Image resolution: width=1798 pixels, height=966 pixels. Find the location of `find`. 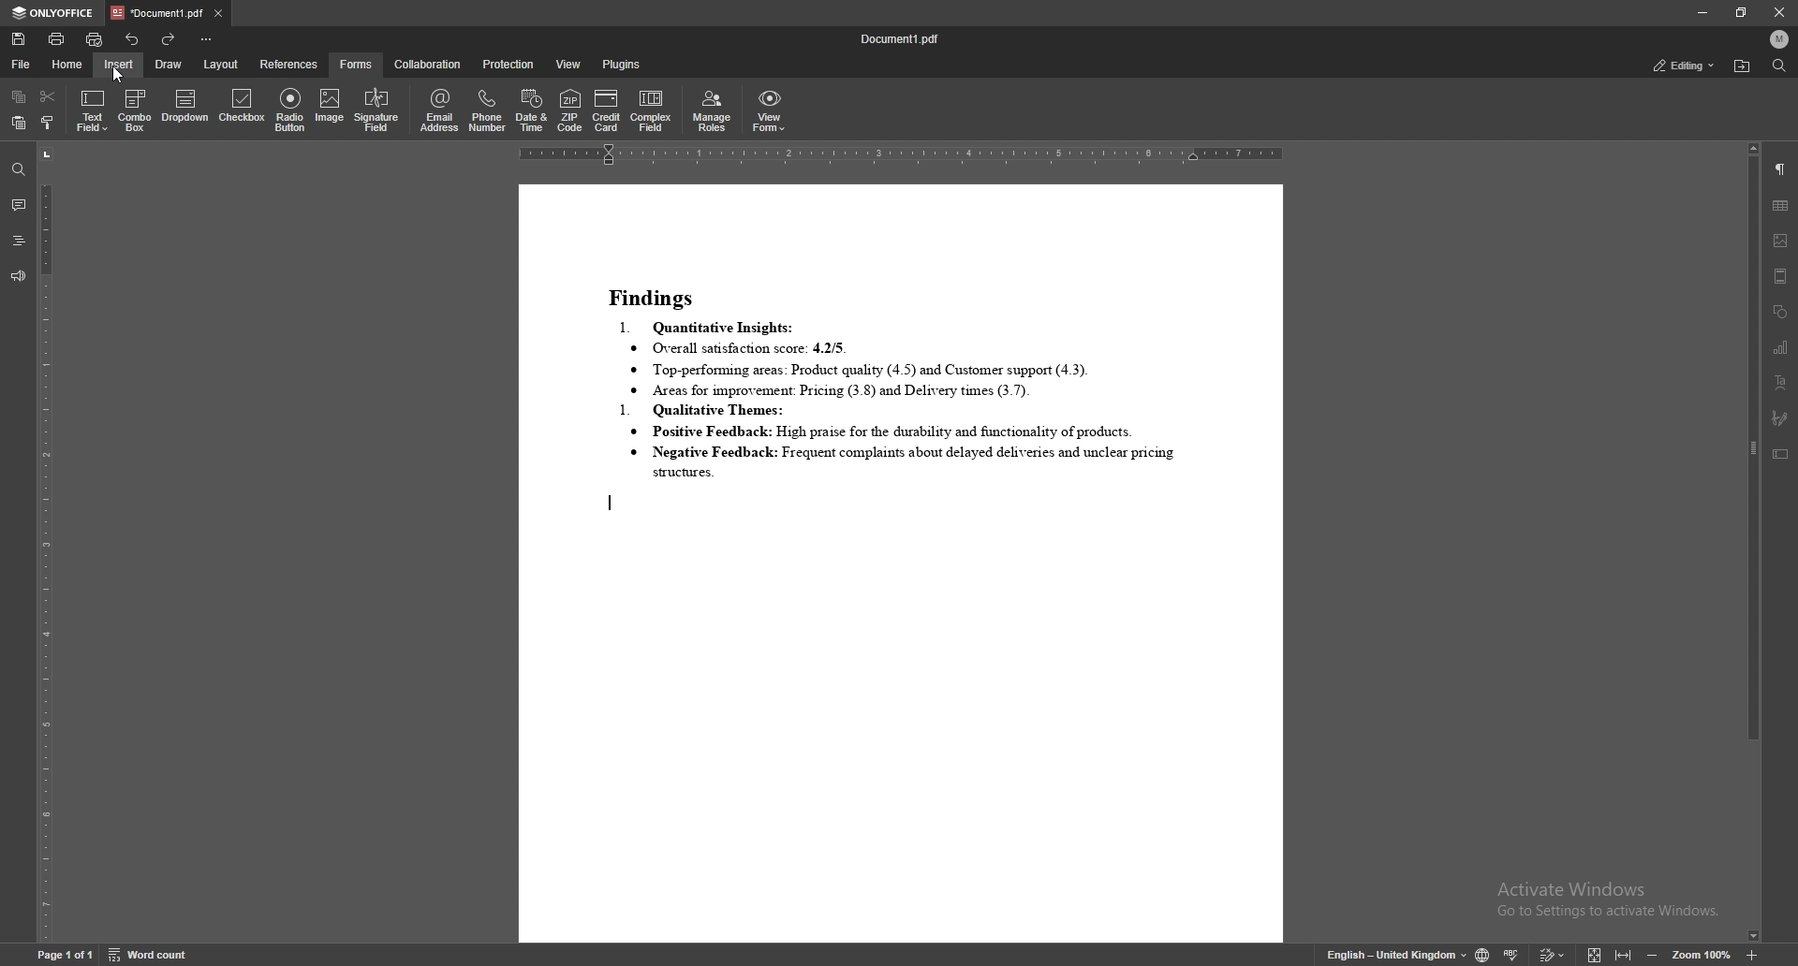

find is located at coordinates (1779, 65).